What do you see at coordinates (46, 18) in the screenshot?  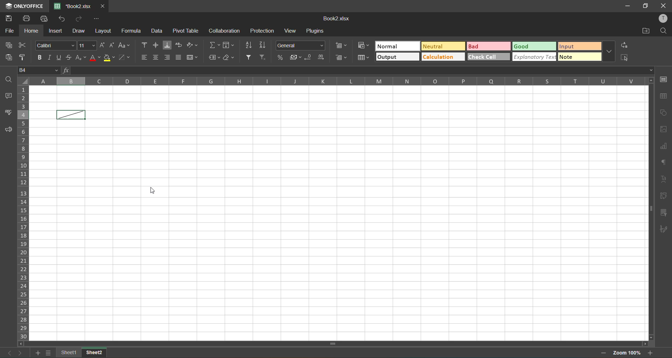 I see `quick print` at bounding box center [46, 18].